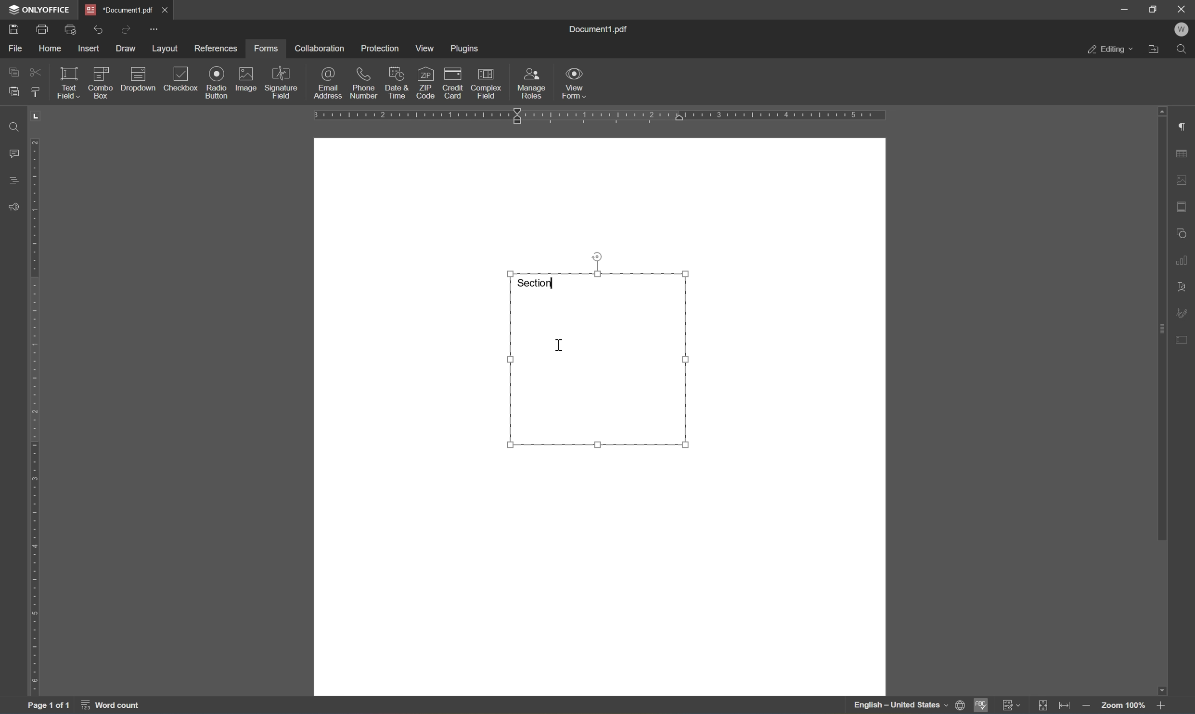 This screenshot has width=1195, height=714. What do you see at coordinates (125, 29) in the screenshot?
I see `redo` at bounding box center [125, 29].